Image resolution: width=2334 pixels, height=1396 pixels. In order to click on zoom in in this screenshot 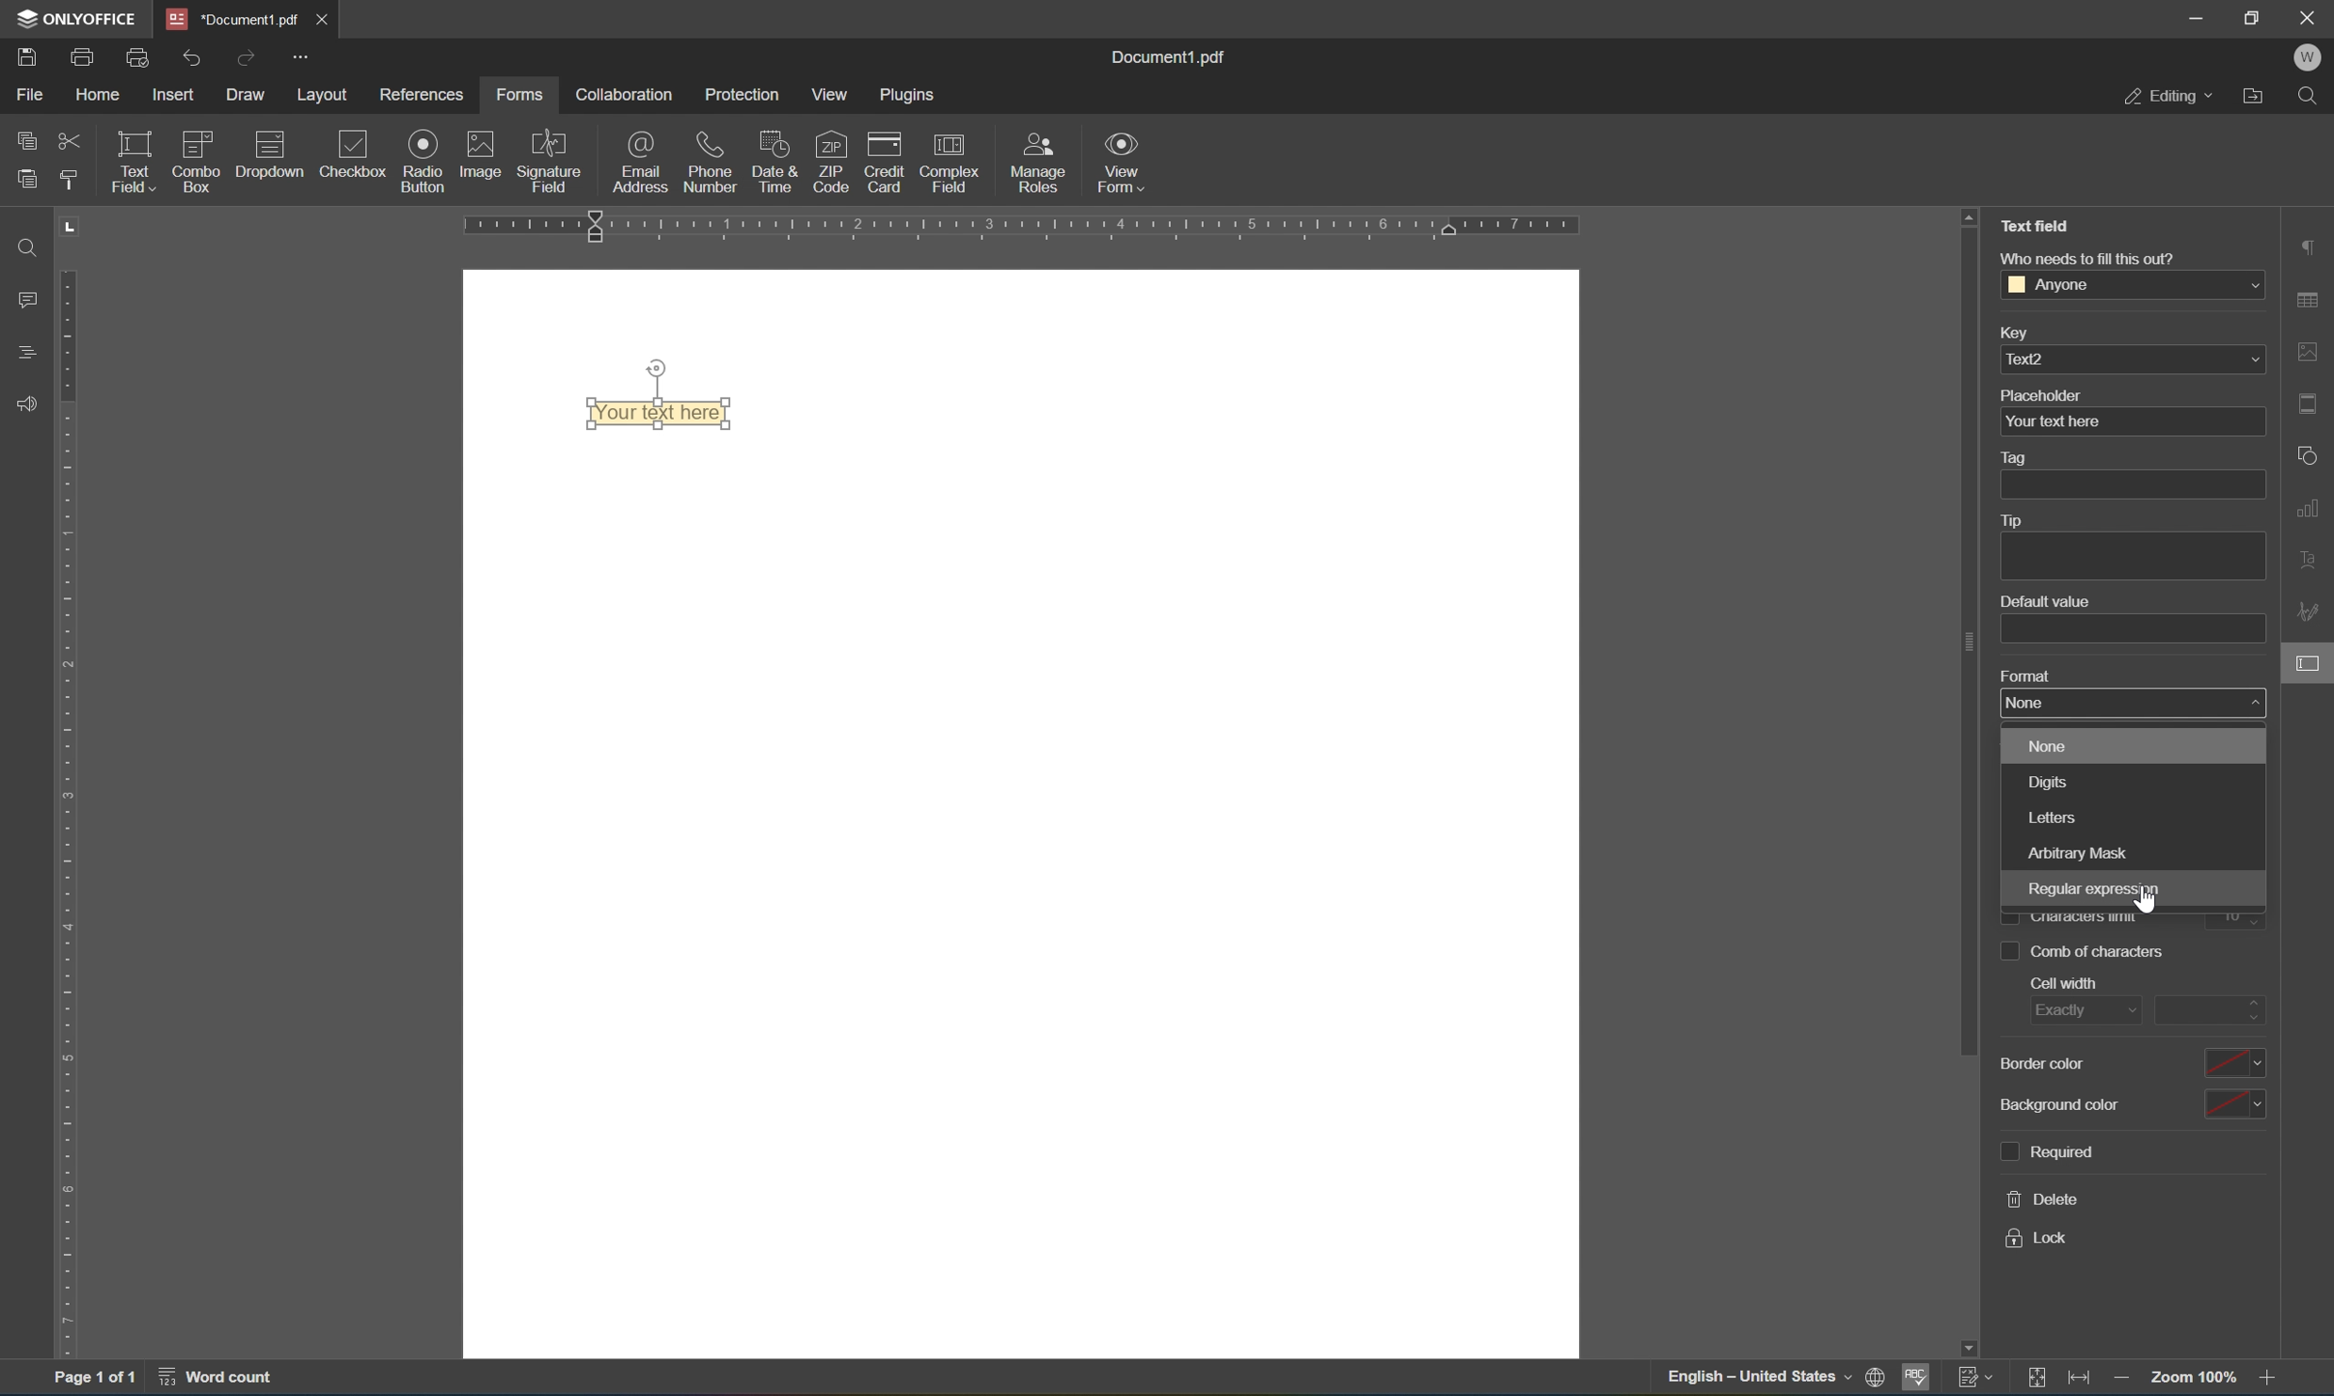, I will do `click(2267, 1378)`.